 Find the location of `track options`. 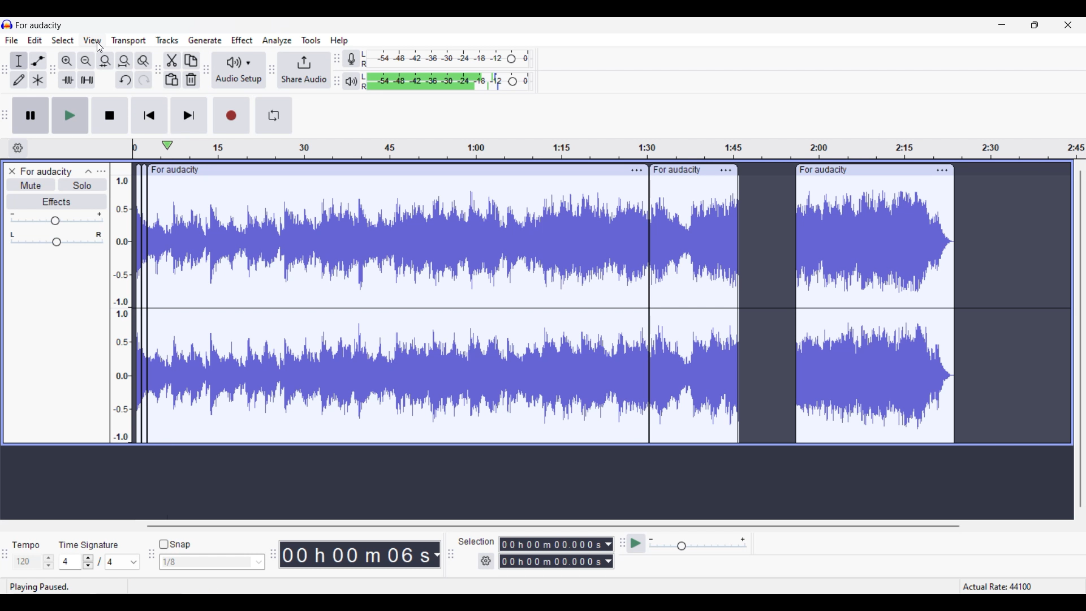

track options is located at coordinates (726, 170).